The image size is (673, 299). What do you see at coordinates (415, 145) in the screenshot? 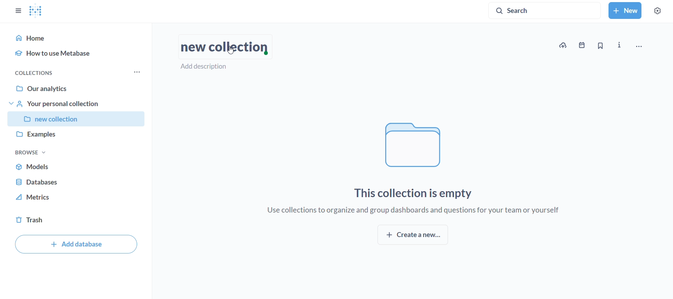
I see `file logo` at bounding box center [415, 145].